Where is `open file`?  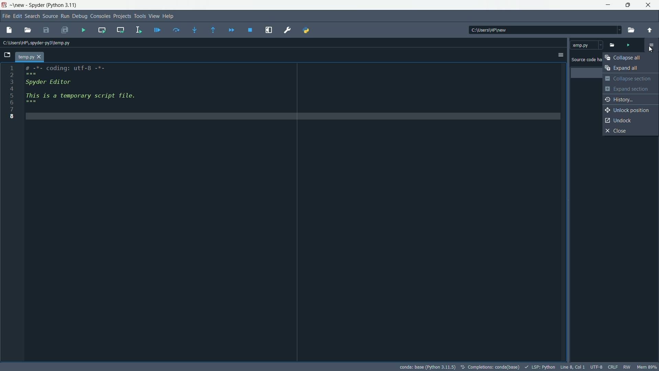 open file is located at coordinates (28, 30).